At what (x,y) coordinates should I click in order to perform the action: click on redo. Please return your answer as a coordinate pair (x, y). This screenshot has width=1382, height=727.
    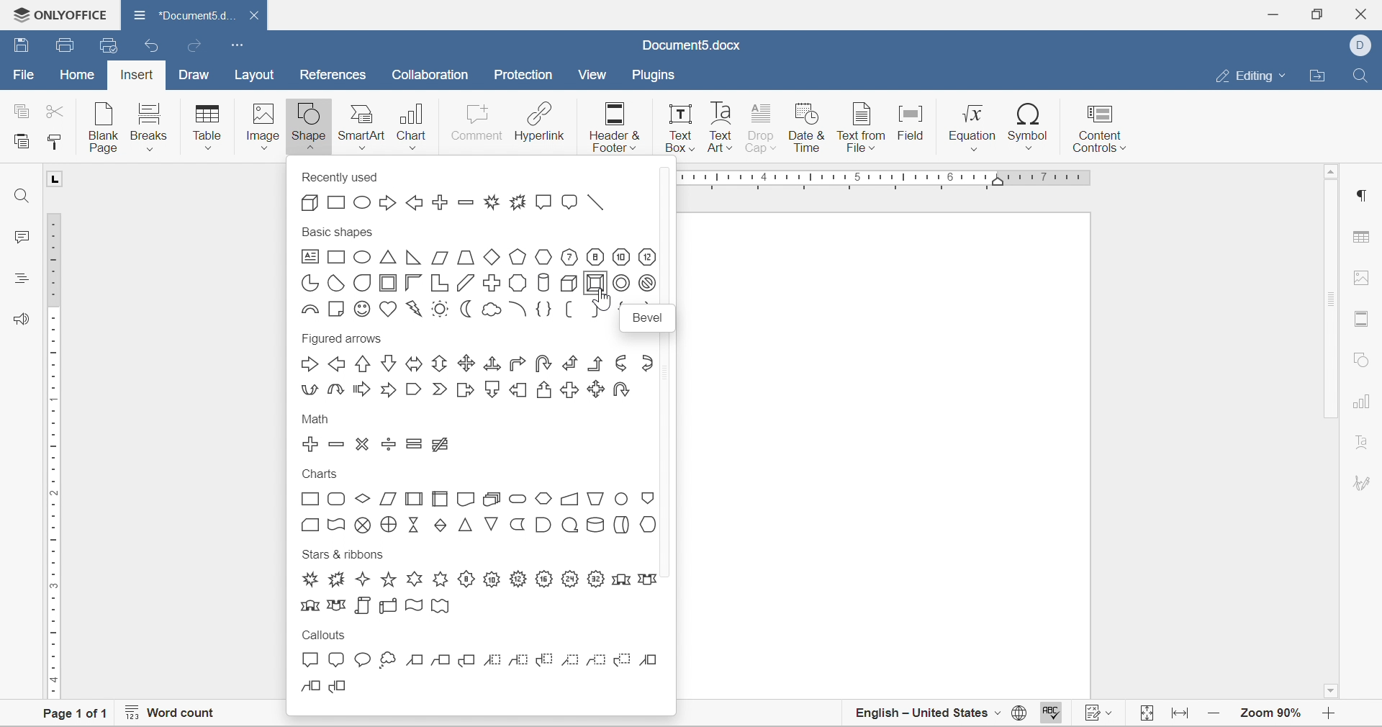
    Looking at the image, I should click on (197, 48).